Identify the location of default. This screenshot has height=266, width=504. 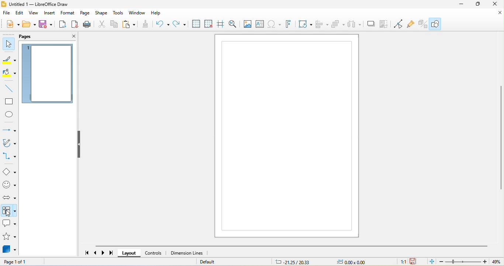
(214, 262).